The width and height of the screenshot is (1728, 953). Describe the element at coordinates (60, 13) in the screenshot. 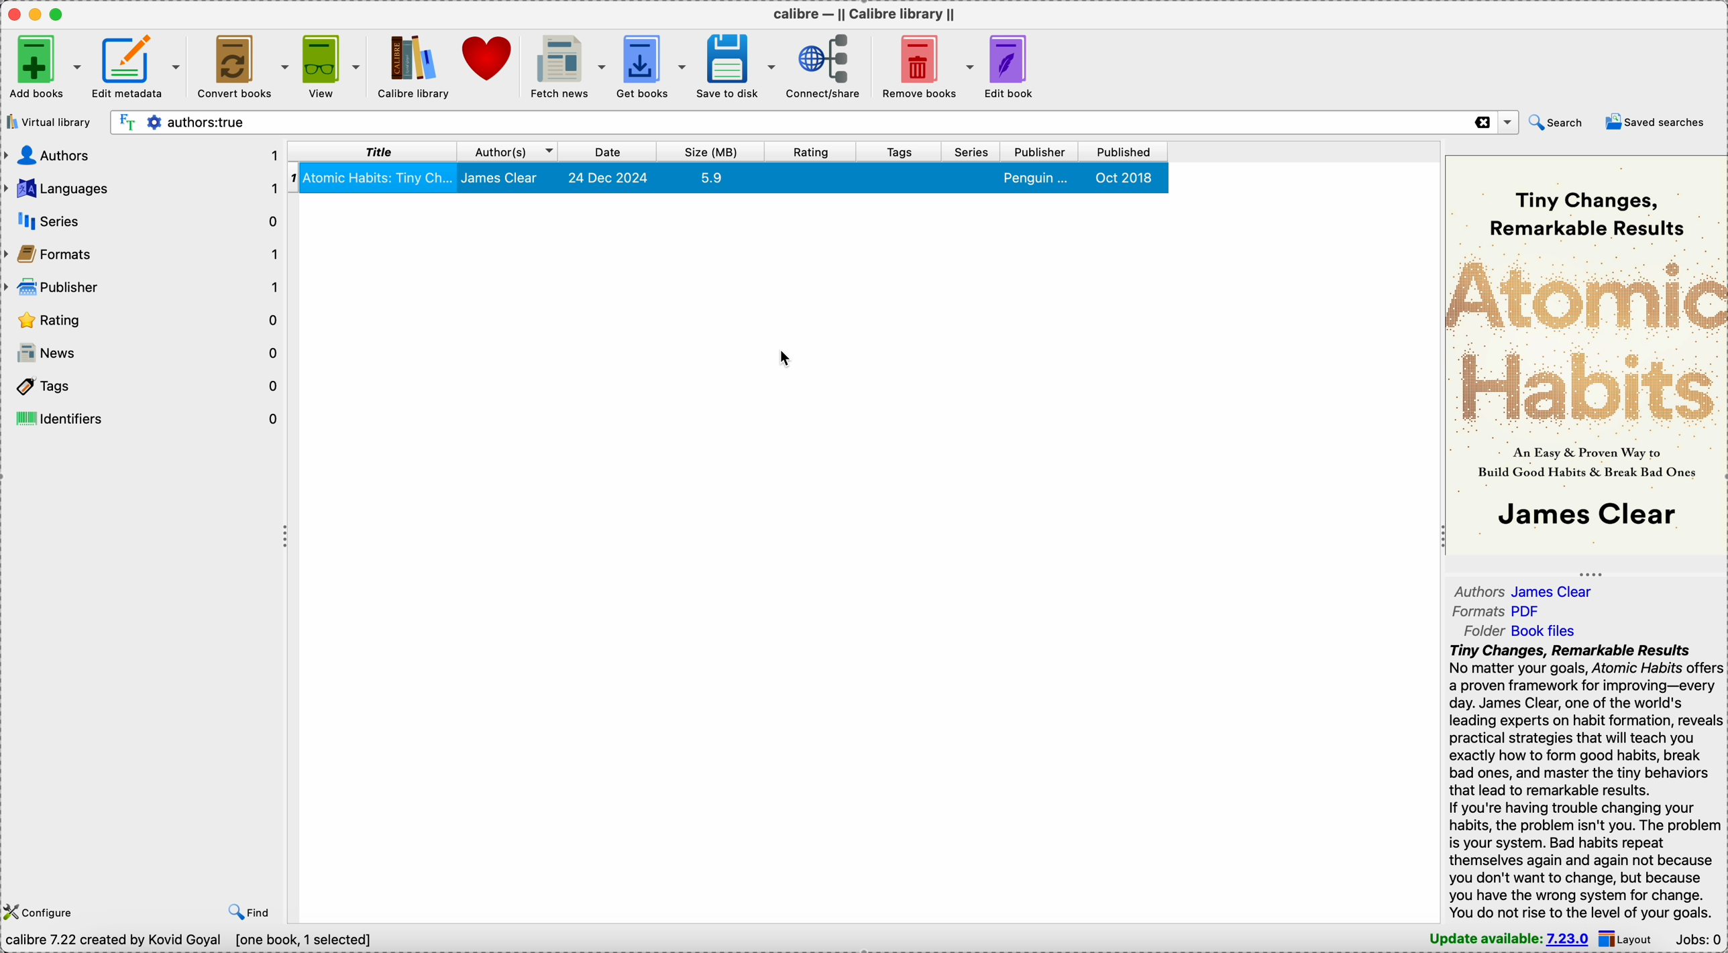

I see `maximize Calibre` at that location.